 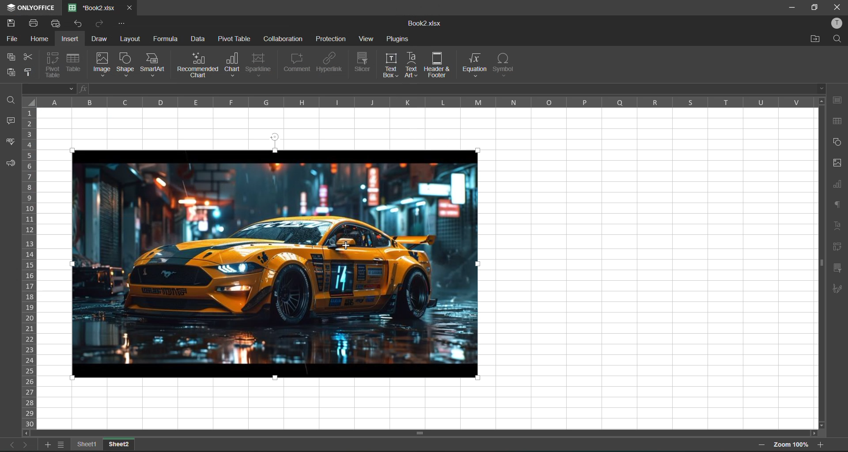 I want to click on customize quick access toolbar, so click(x=121, y=24).